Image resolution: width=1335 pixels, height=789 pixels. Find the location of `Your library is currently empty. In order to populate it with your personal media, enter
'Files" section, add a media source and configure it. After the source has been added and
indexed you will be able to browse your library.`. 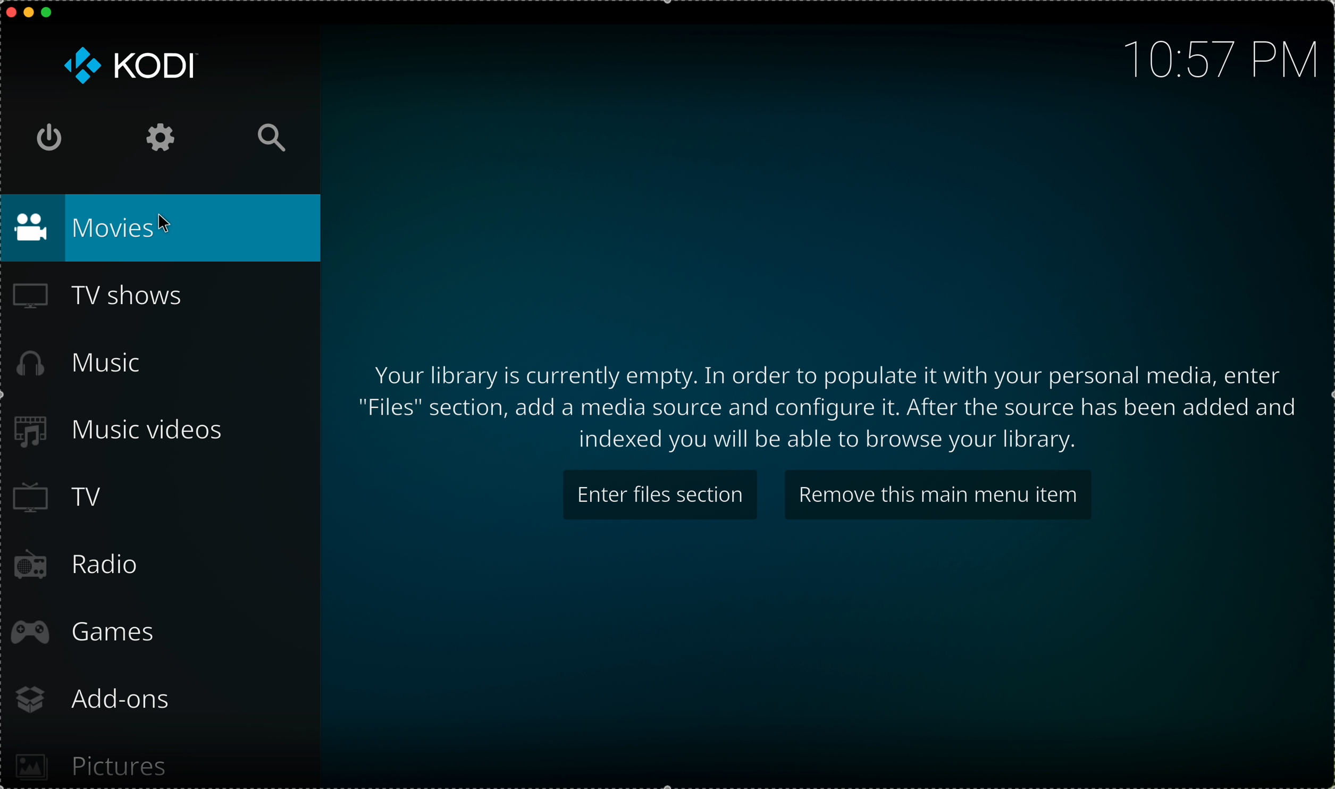

Your library is currently empty. In order to populate it with your personal media, enter
'Files" section, add a media source and configure it. After the source has been added and
indexed you will be able to browse your library. is located at coordinates (830, 406).